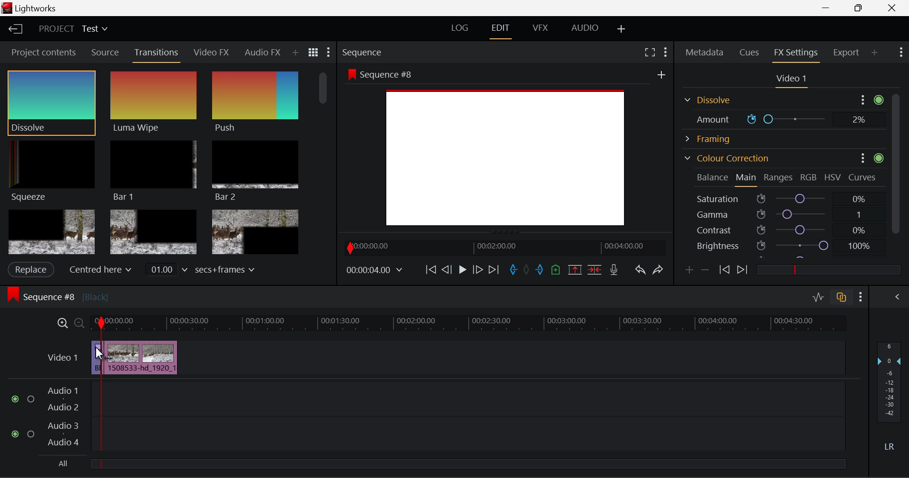 This screenshot has width=909, height=478. I want to click on All, so click(61, 465).